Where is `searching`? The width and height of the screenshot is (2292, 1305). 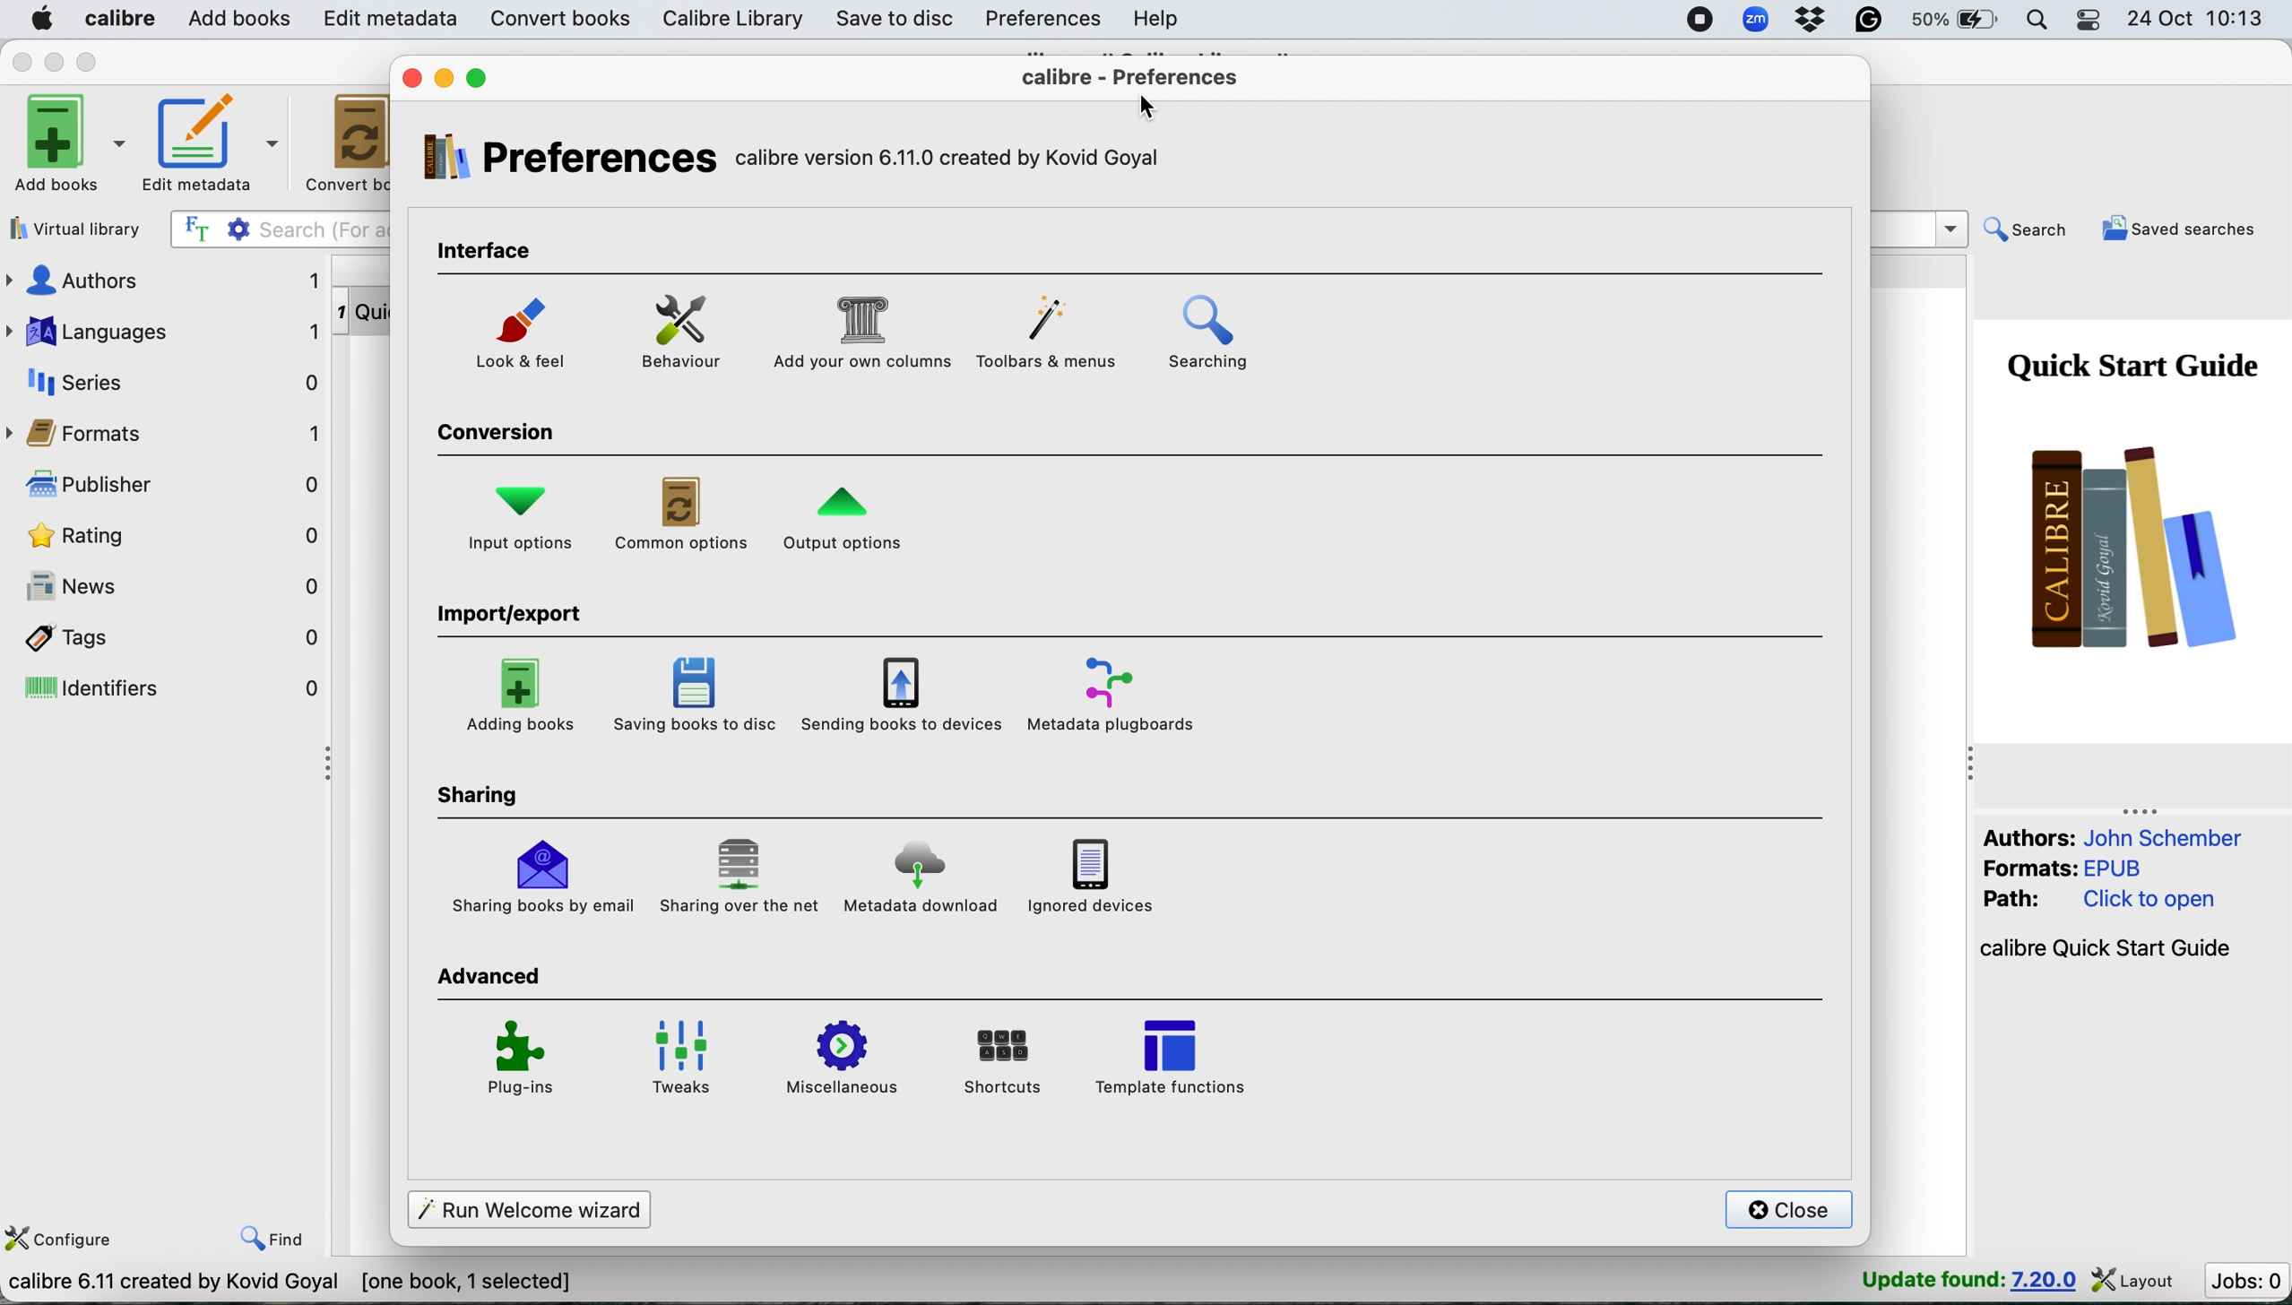
searching is located at coordinates (1236, 335).